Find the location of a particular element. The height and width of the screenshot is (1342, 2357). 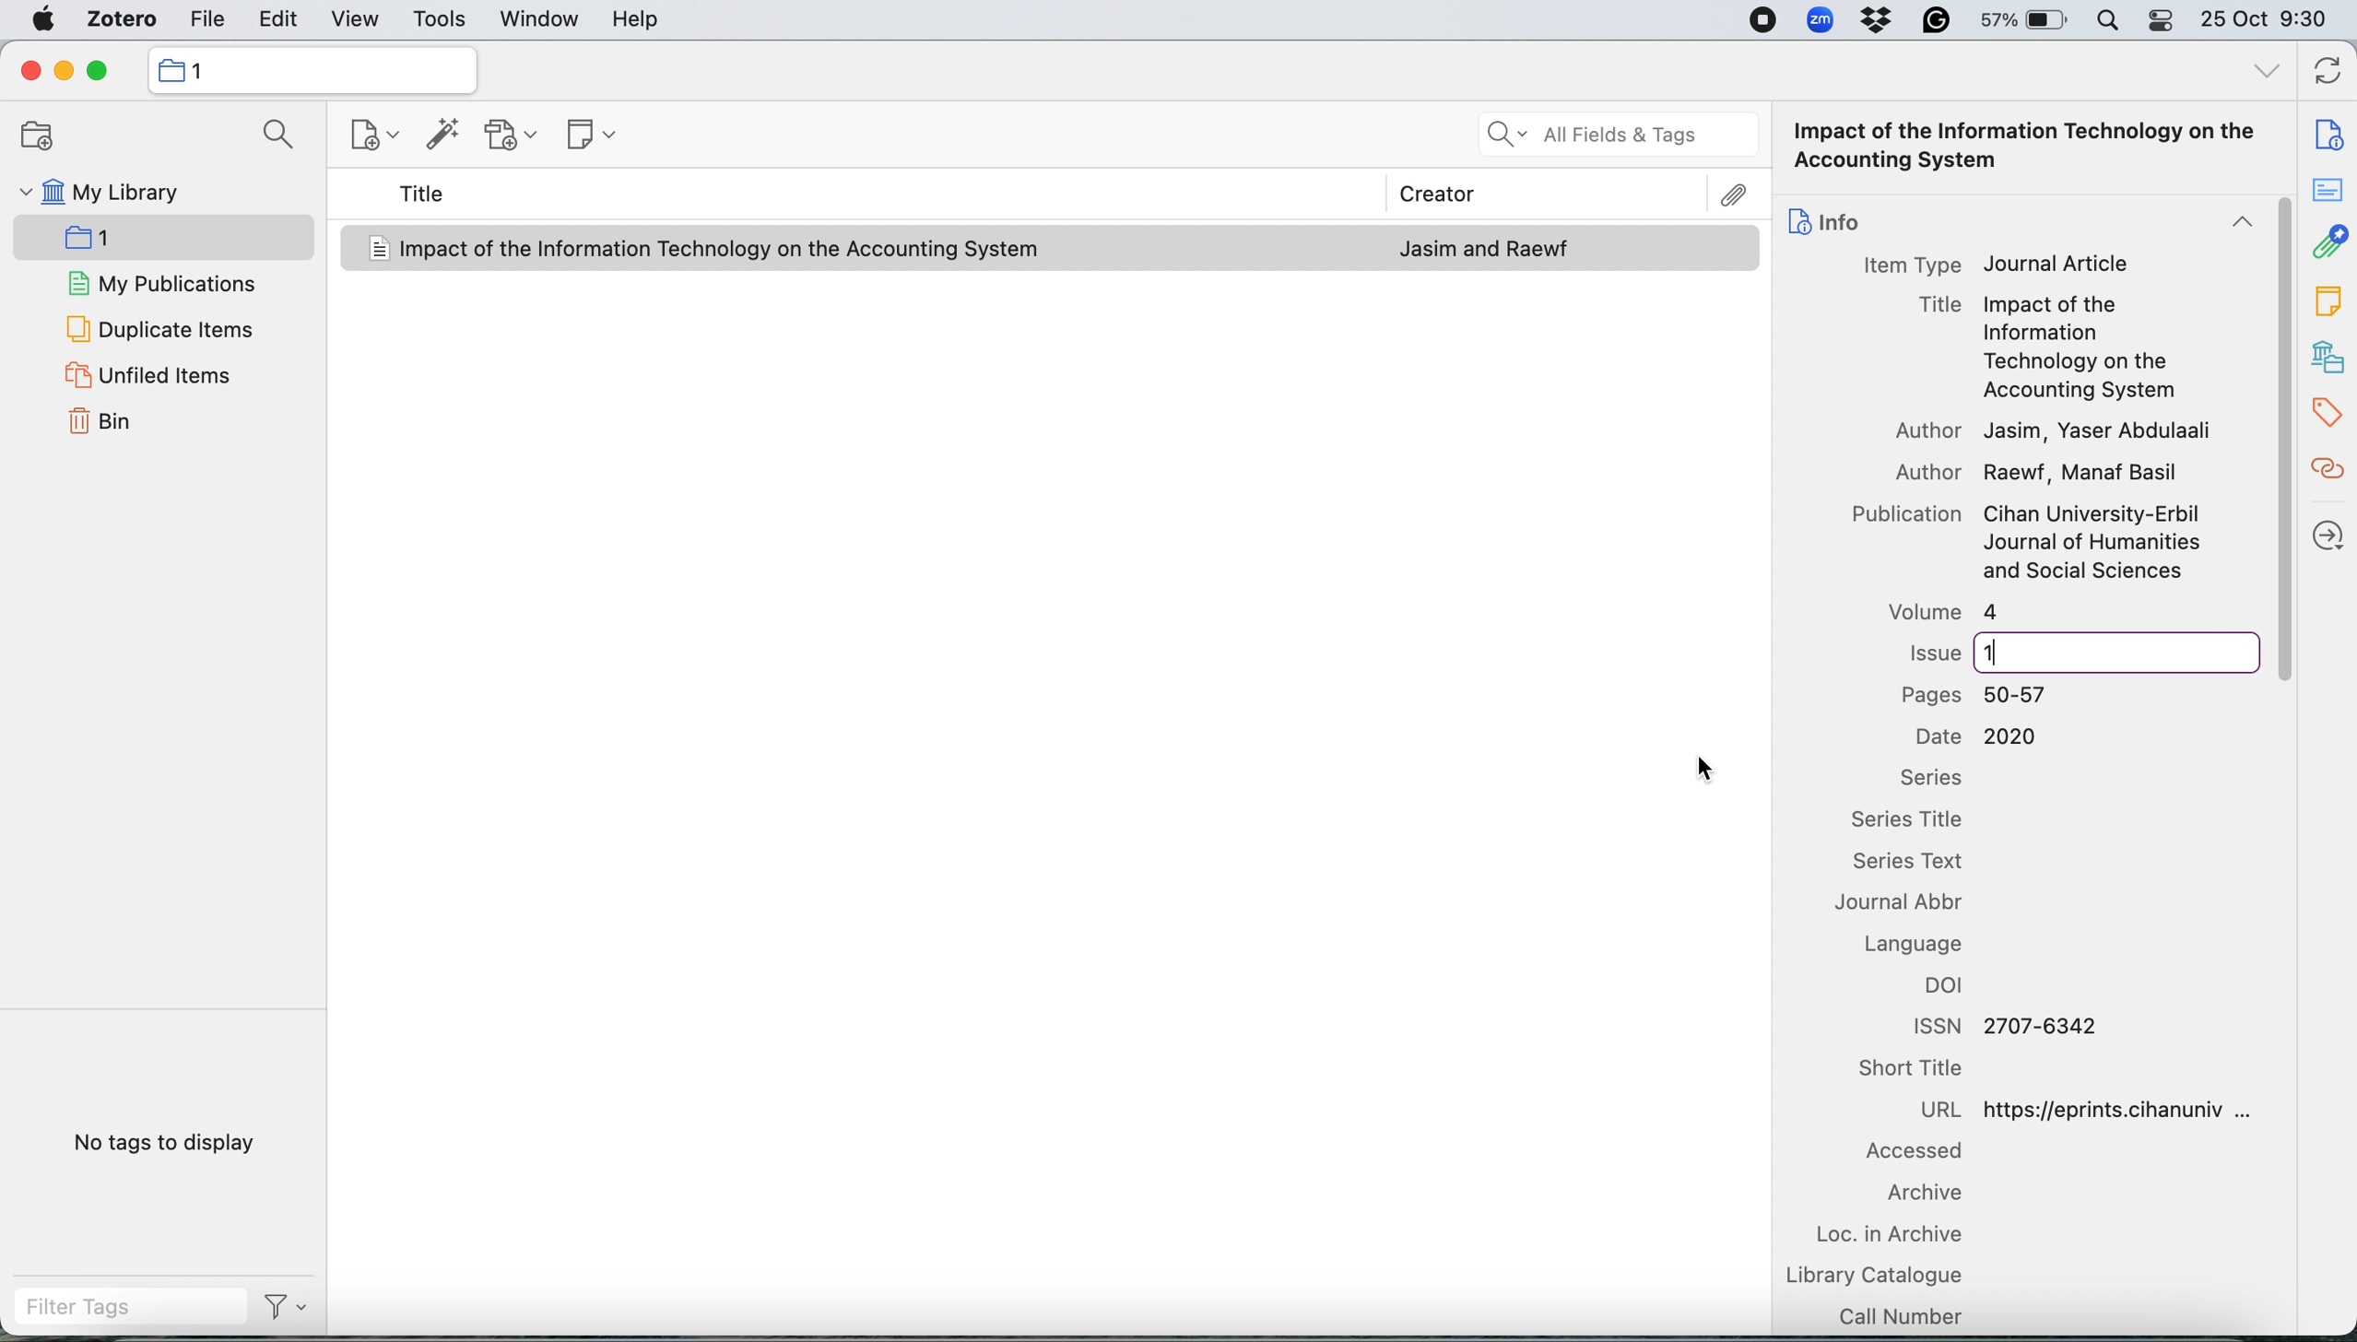

collection is located at coordinates (312, 70).